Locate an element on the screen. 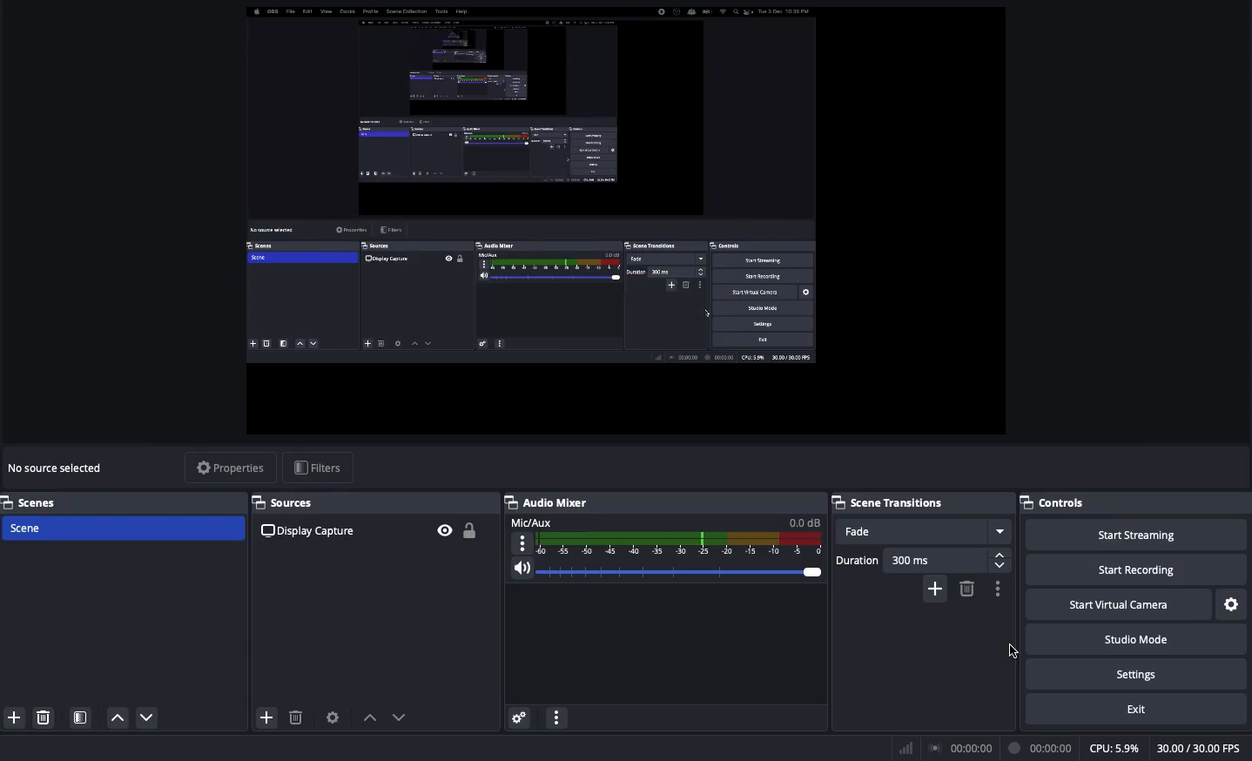 The height and width of the screenshot is (761, 1252). Down is located at coordinates (113, 717).